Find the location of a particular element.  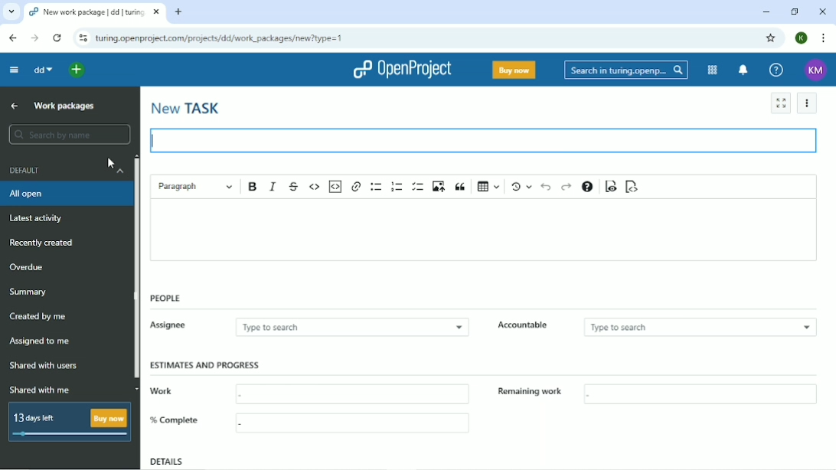

Close is located at coordinates (824, 11).